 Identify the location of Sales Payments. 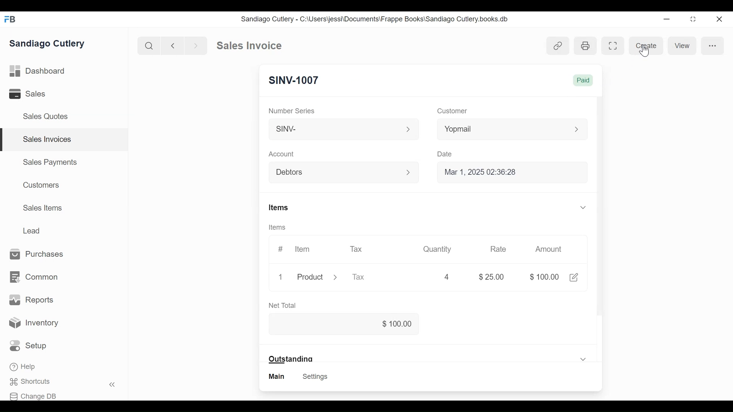
(50, 162).